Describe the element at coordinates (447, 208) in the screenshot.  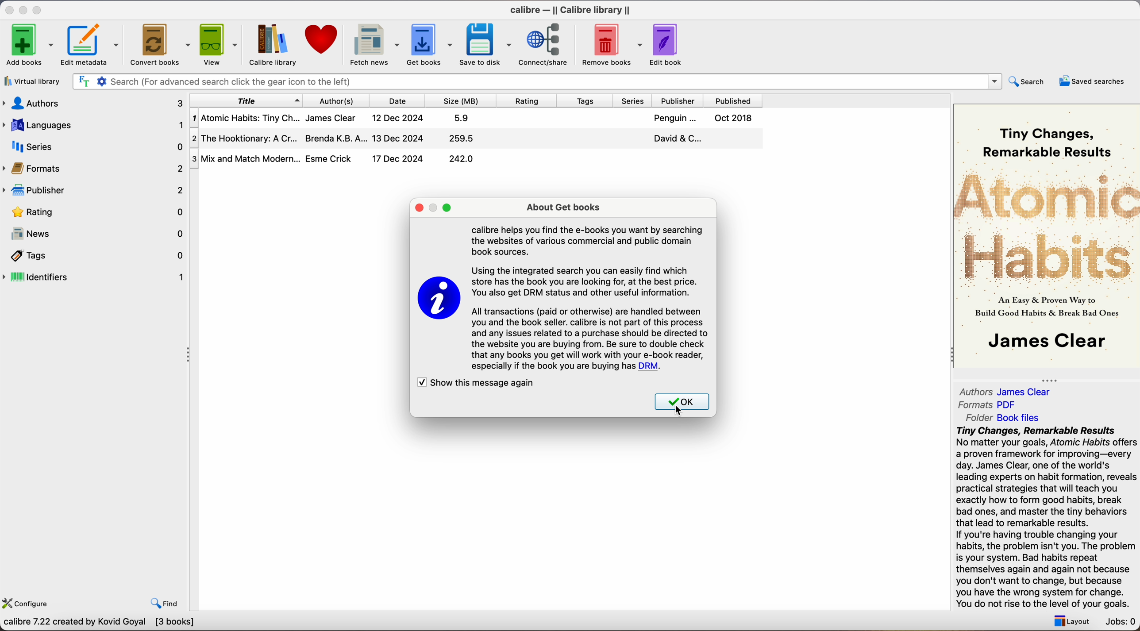
I see `maximize` at that location.